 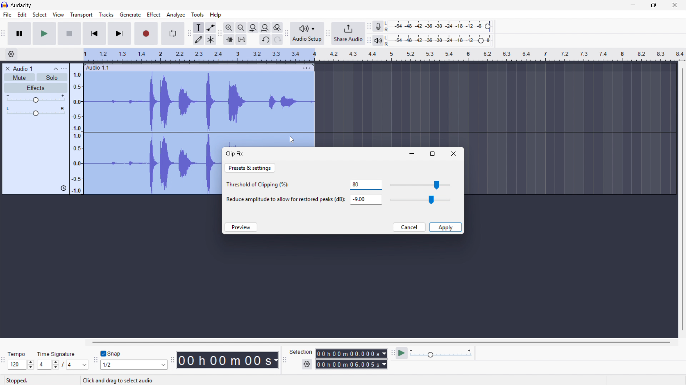 I want to click on redo, so click(x=277, y=40).